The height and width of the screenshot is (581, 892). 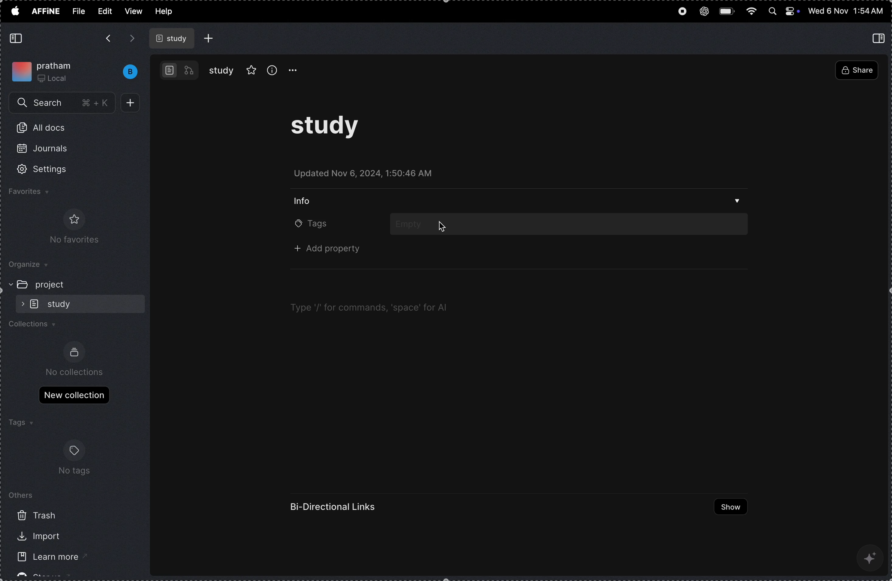 What do you see at coordinates (306, 200) in the screenshot?
I see `info` at bounding box center [306, 200].